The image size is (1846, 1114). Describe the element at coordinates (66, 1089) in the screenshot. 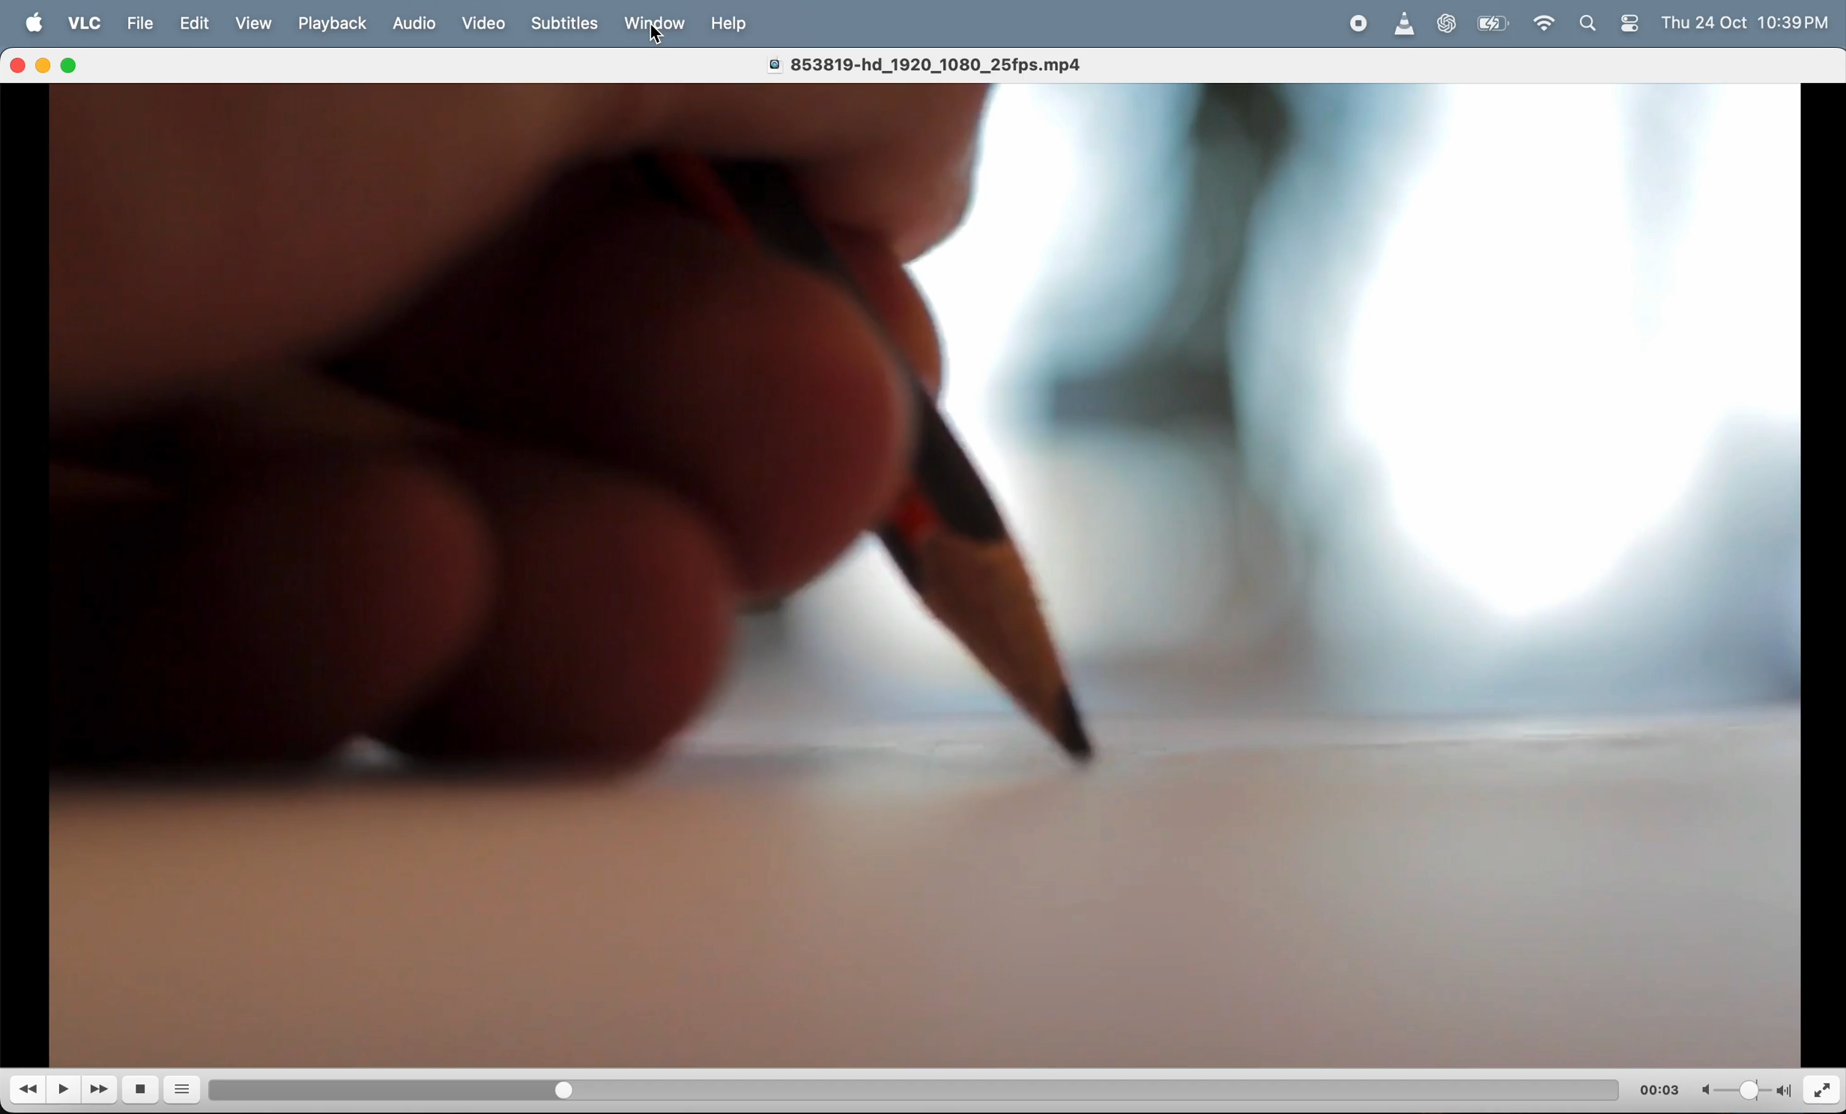

I see `play` at that location.